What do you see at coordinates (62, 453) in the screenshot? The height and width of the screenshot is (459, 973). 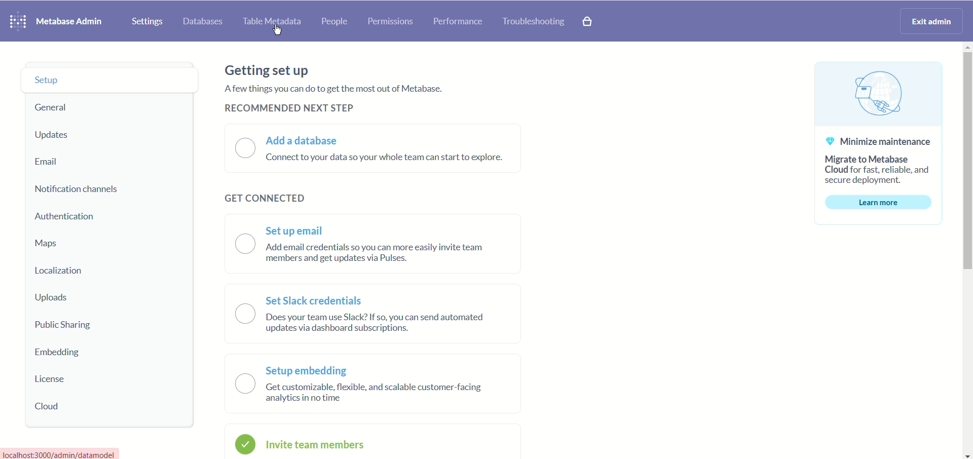 I see `Url` at bounding box center [62, 453].